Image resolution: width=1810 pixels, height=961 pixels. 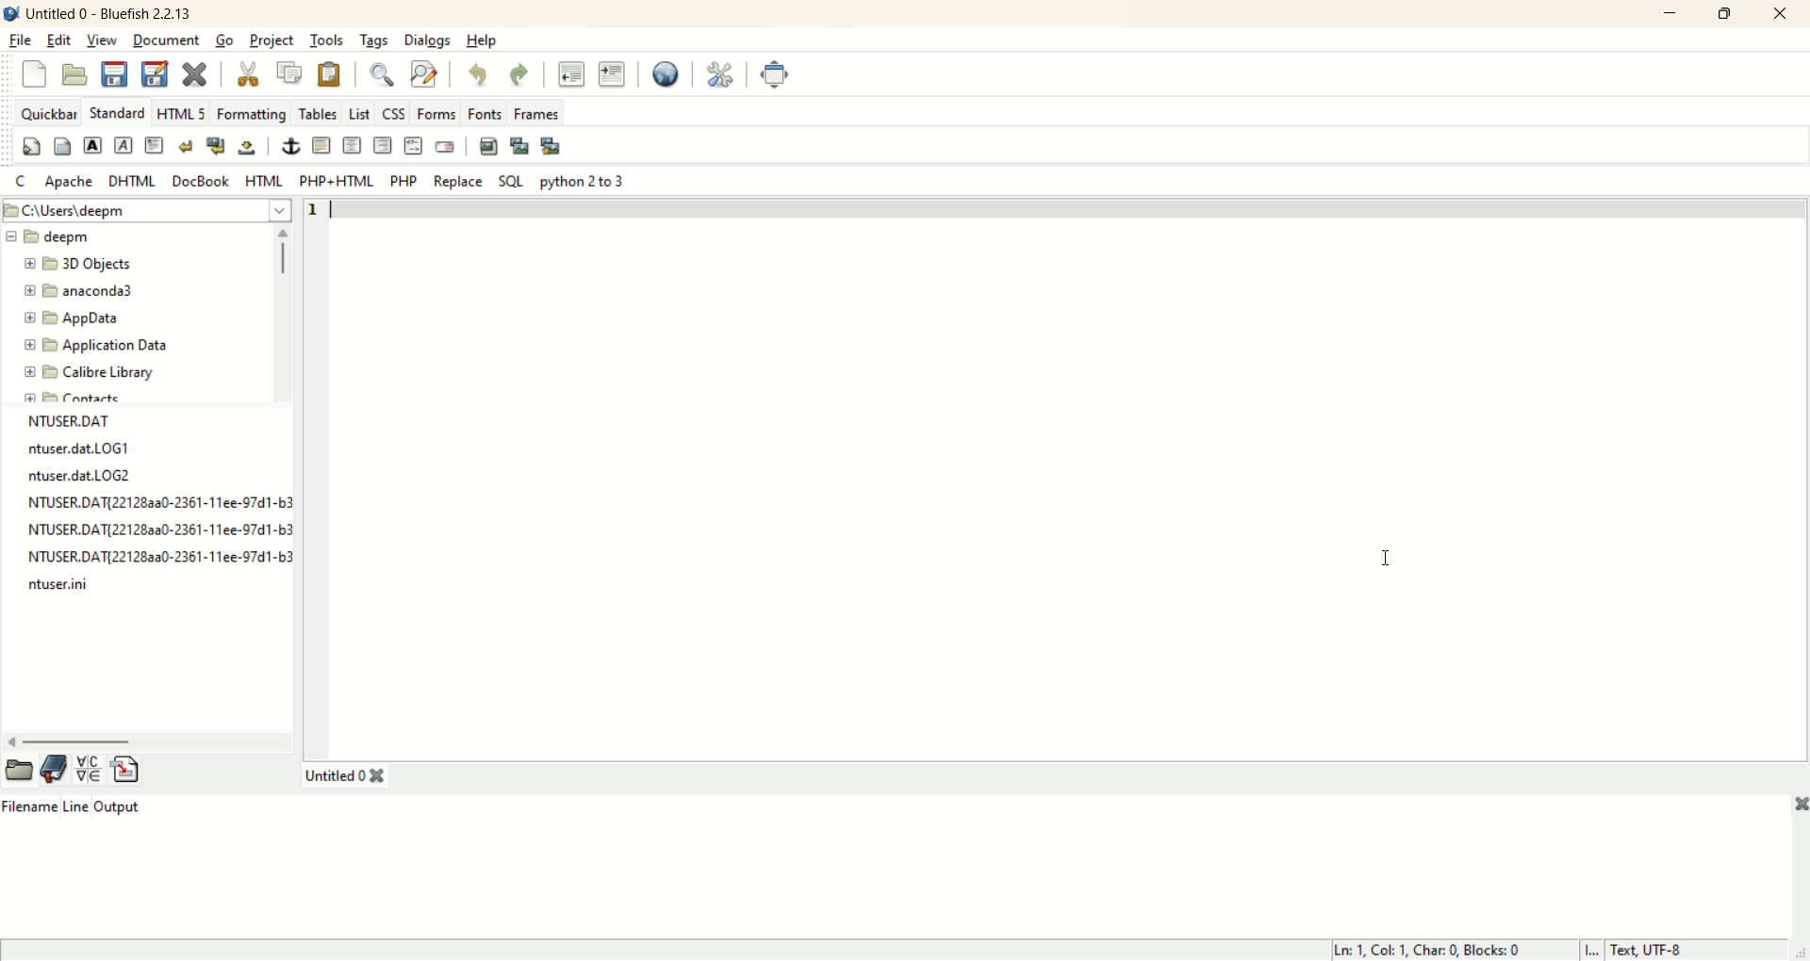 What do you see at coordinates (89, 770) in the screenshot?
I see `insert special character` at bounding box center [89, 770].